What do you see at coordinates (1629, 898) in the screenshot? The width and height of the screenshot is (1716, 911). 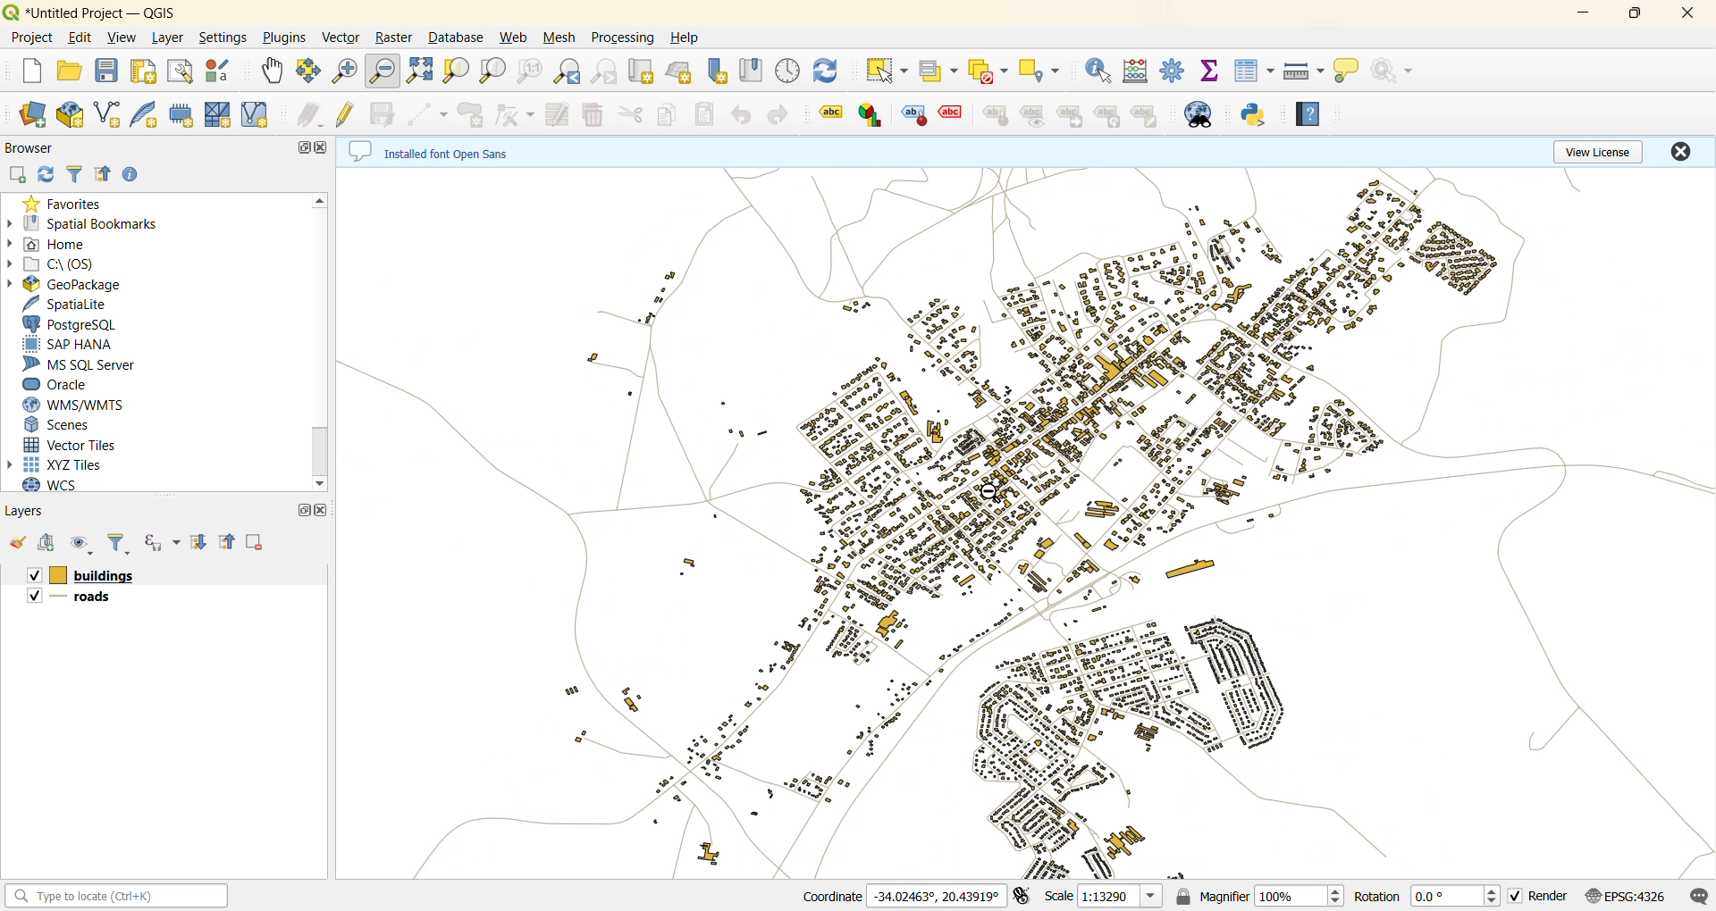 I see `crs` at bounding box center [1629, 898].